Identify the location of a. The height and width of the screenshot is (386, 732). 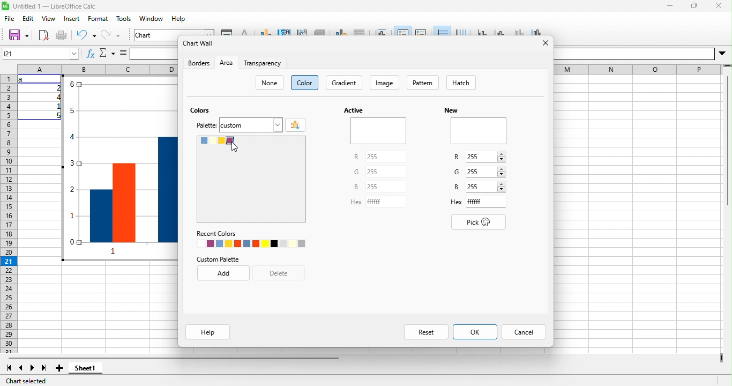
(23, 79).